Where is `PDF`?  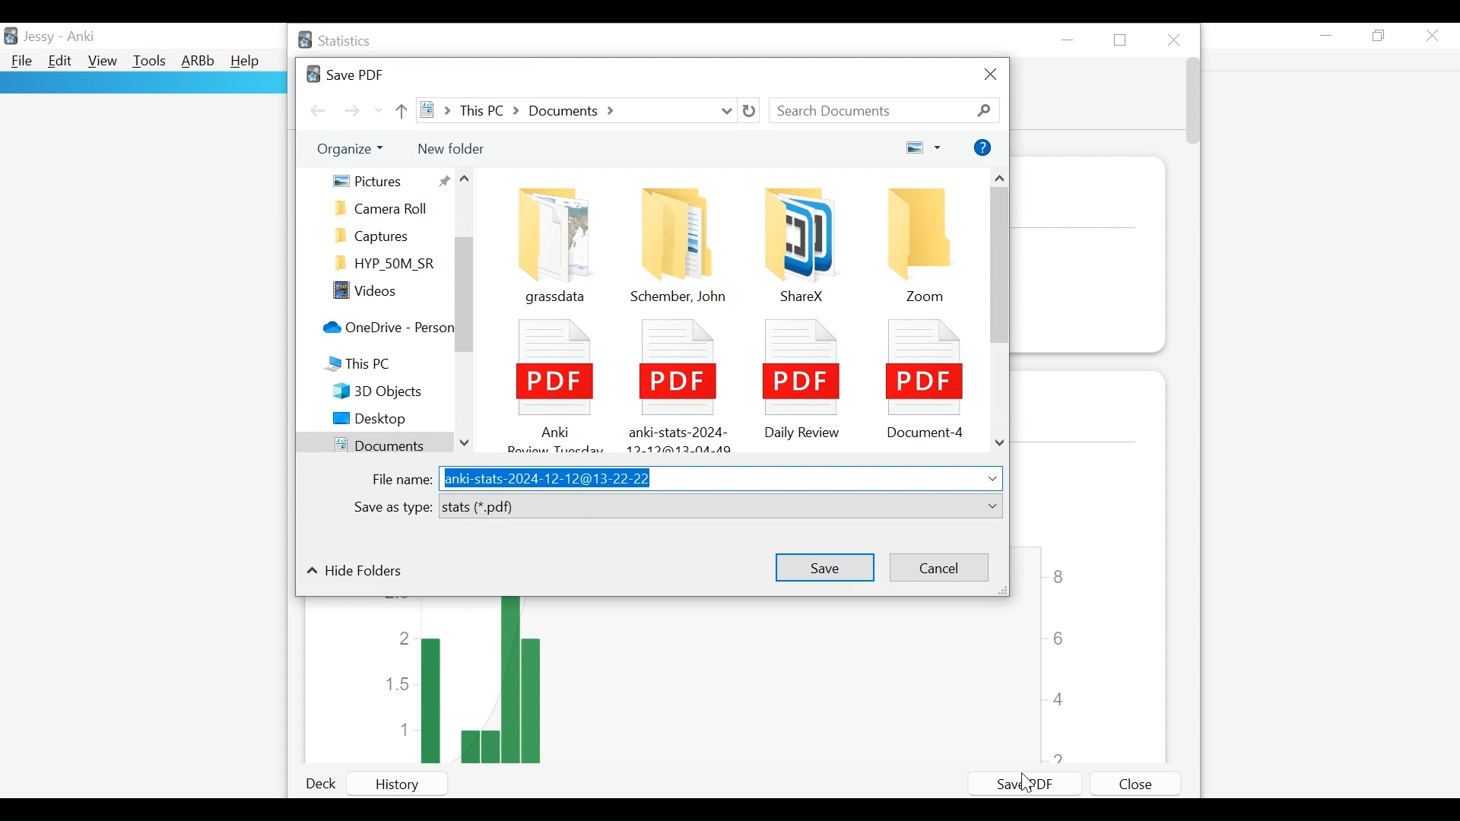
PDF is located at coordinates (677, 381).